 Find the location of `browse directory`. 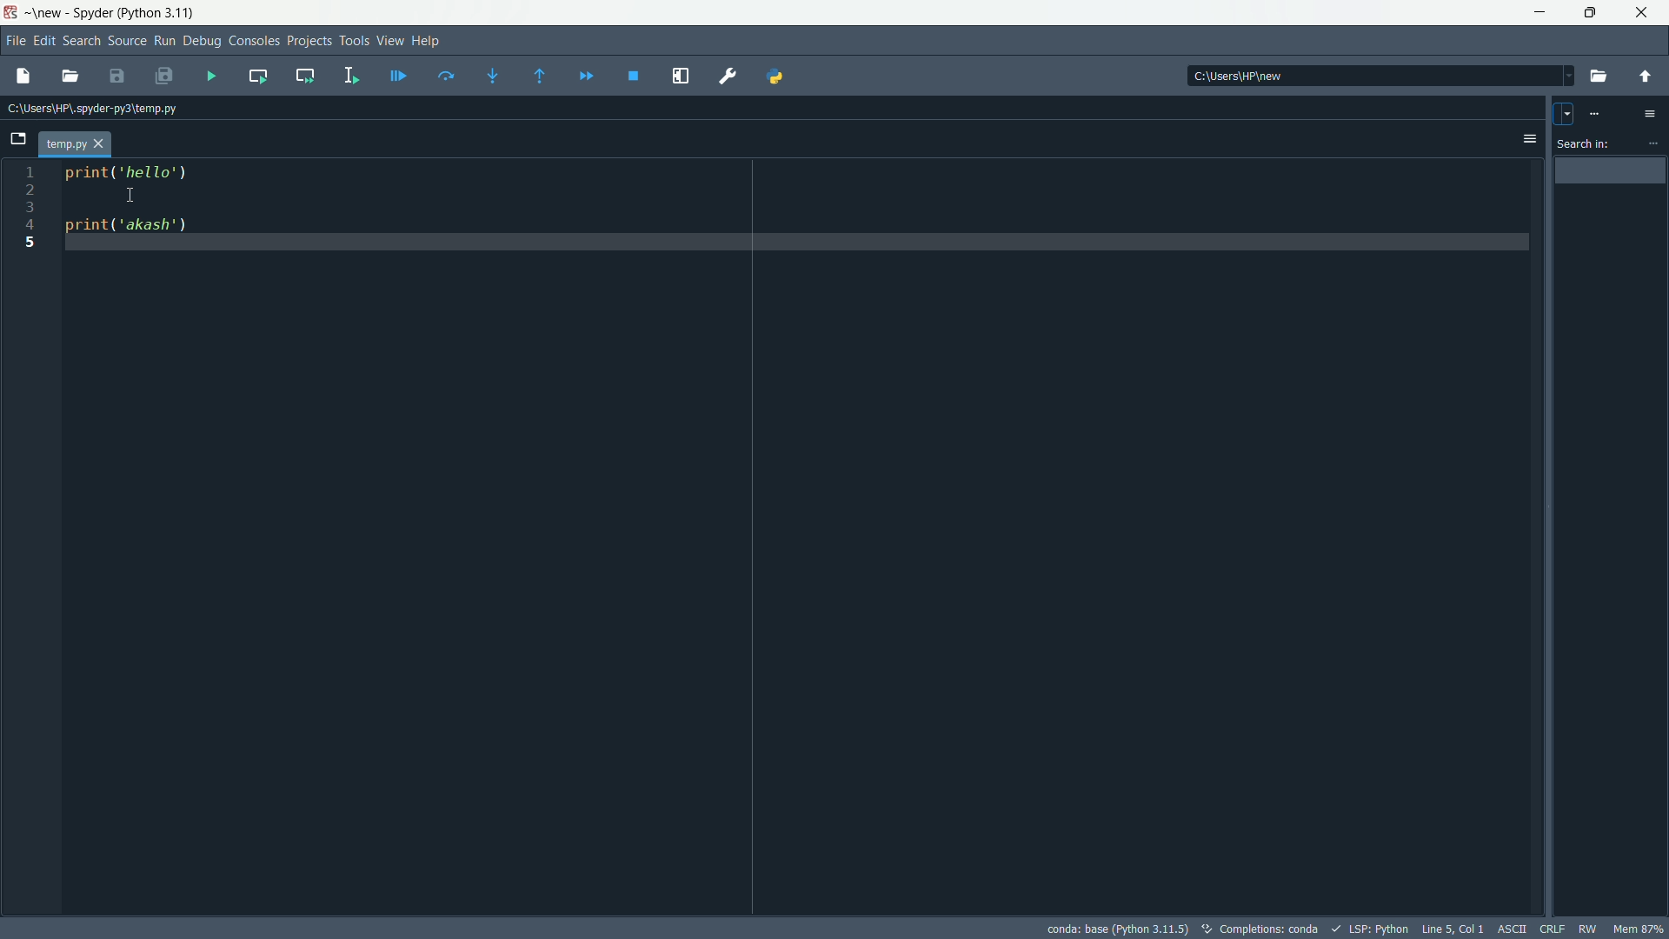

browse directory is located at coordinates (1599, 77).